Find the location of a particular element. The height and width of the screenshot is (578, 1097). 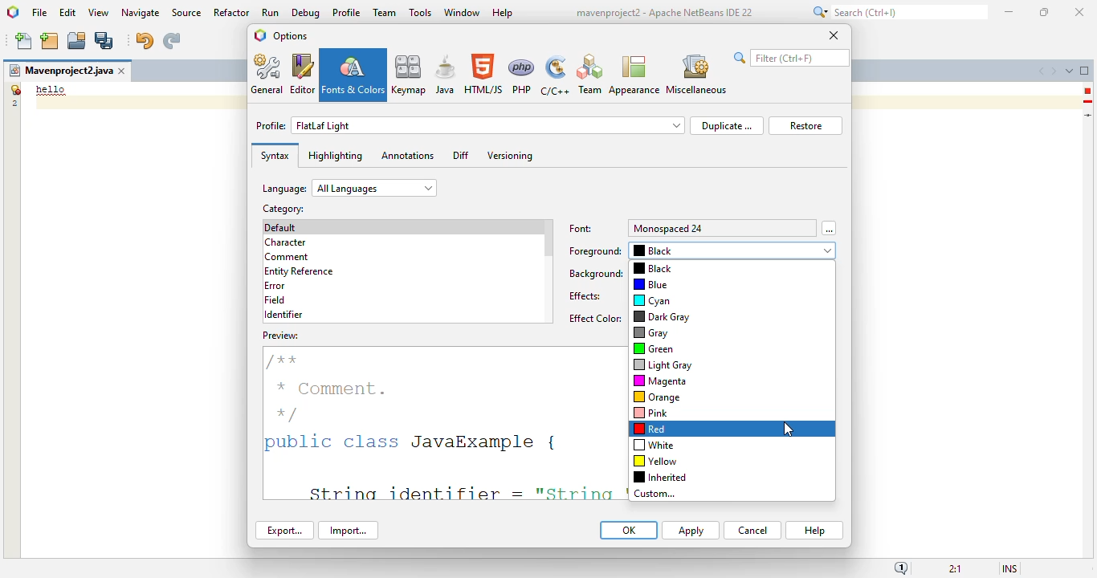

green is located at coordinates (654, 349).